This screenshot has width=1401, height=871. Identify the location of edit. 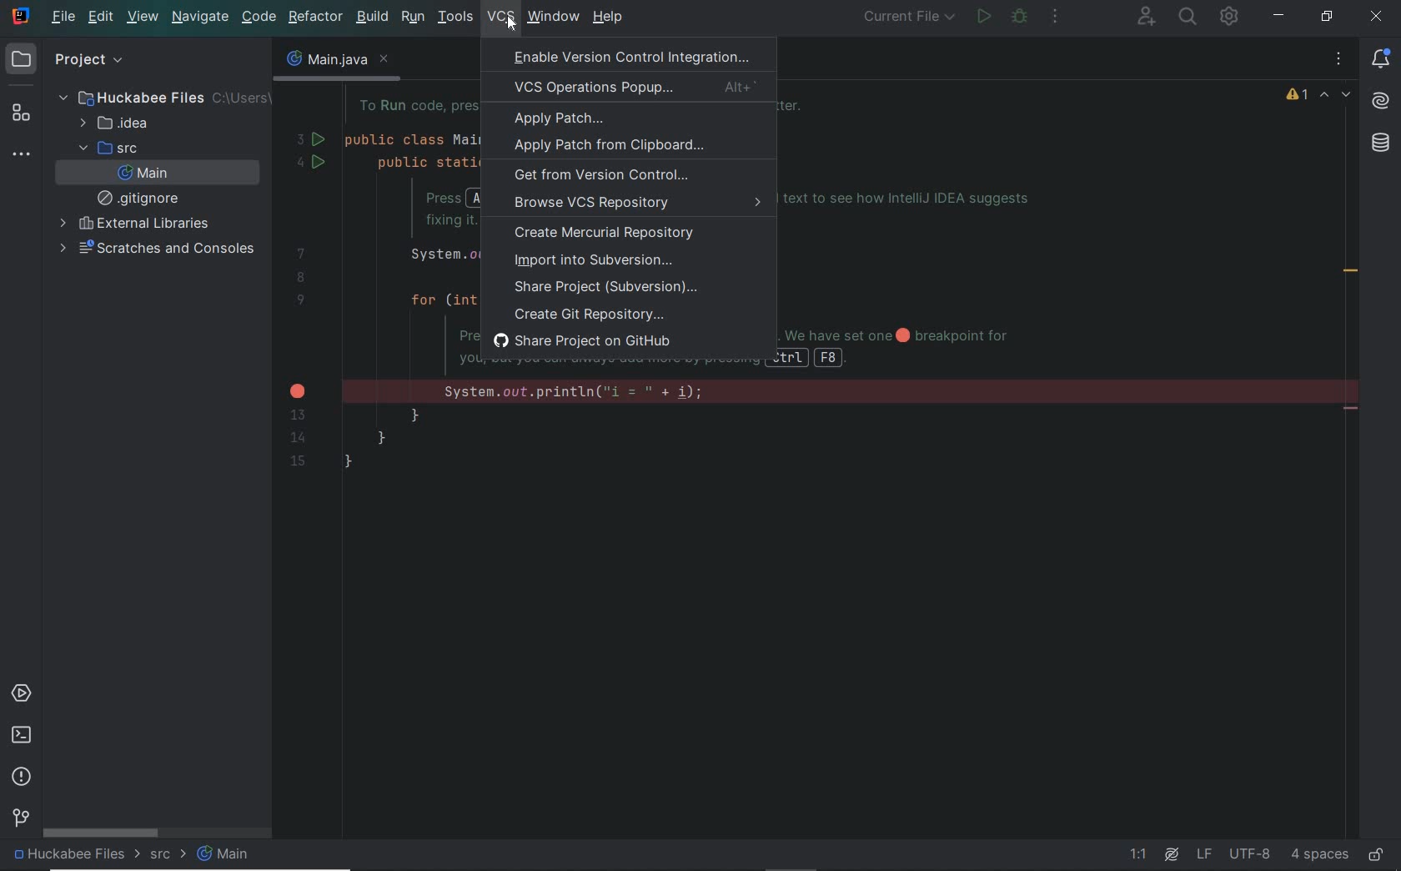
(102, 18).